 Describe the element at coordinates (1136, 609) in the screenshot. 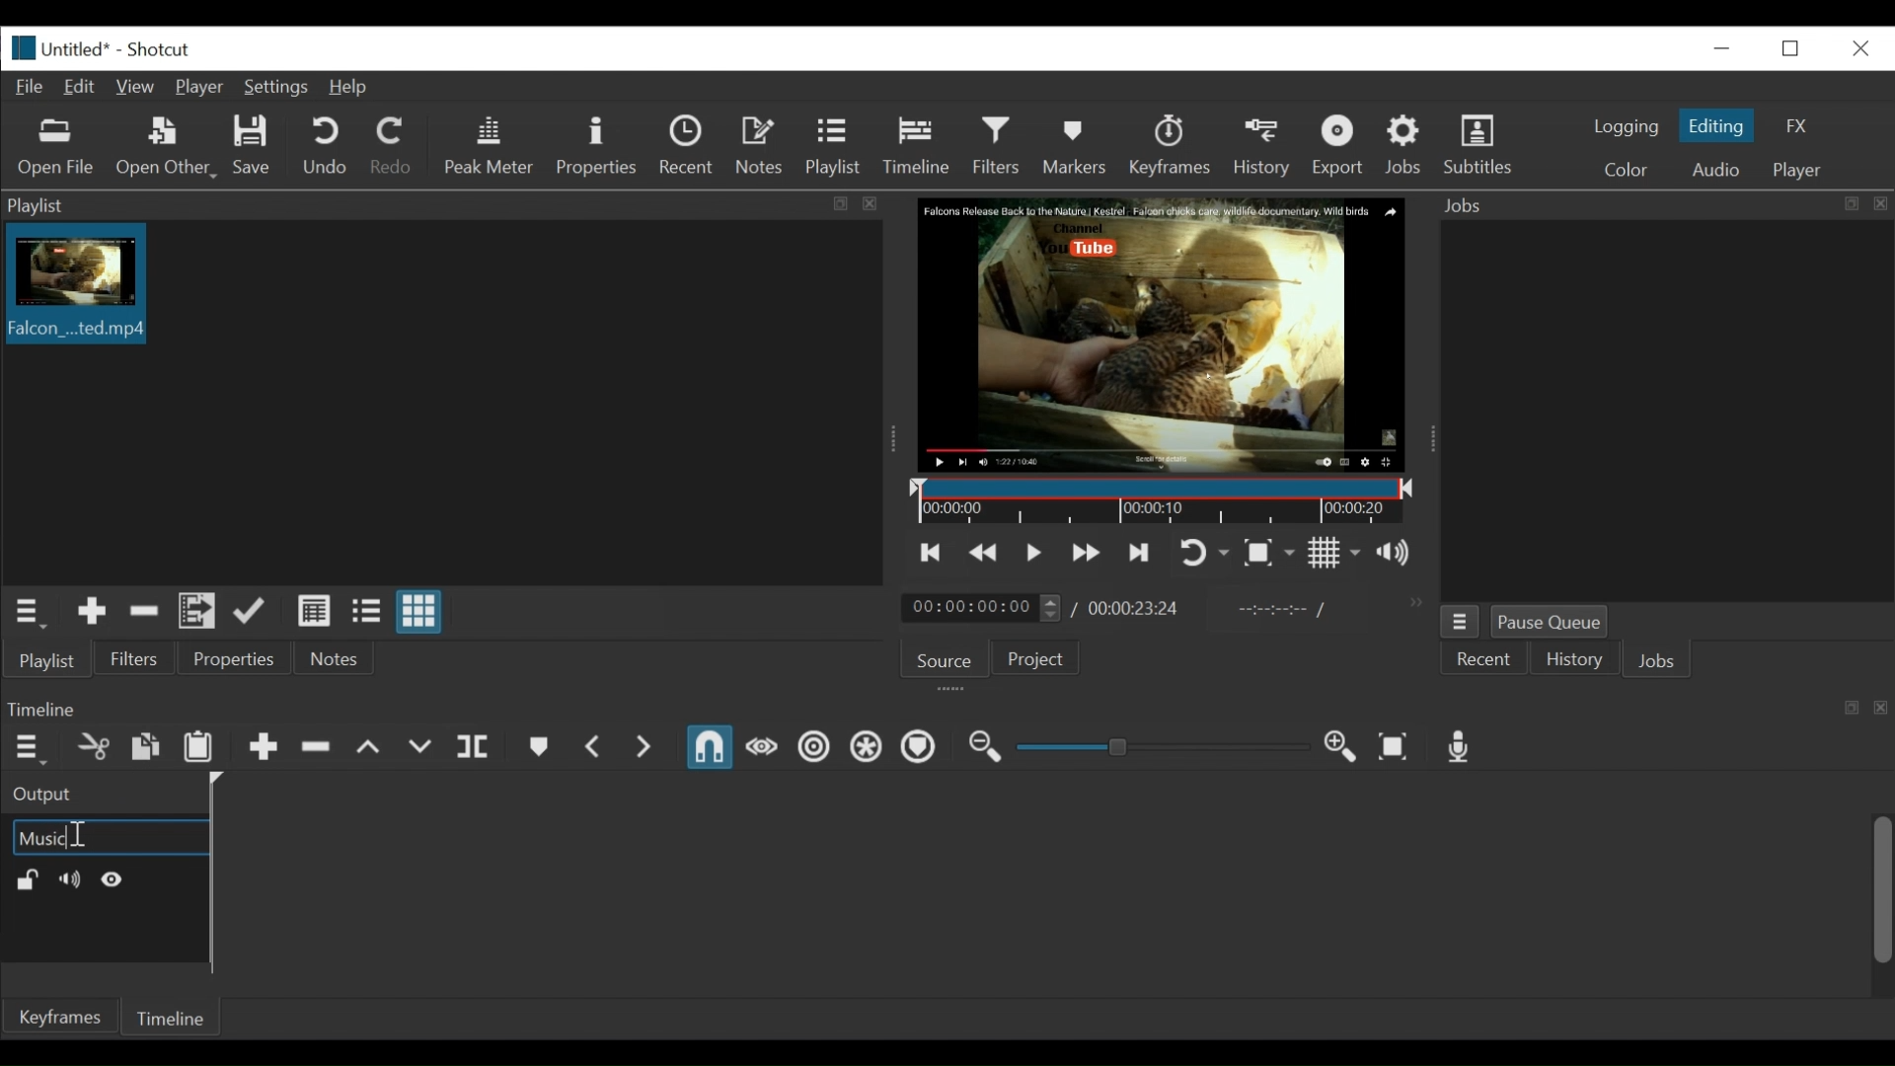

I see `Total Duration` at that location.